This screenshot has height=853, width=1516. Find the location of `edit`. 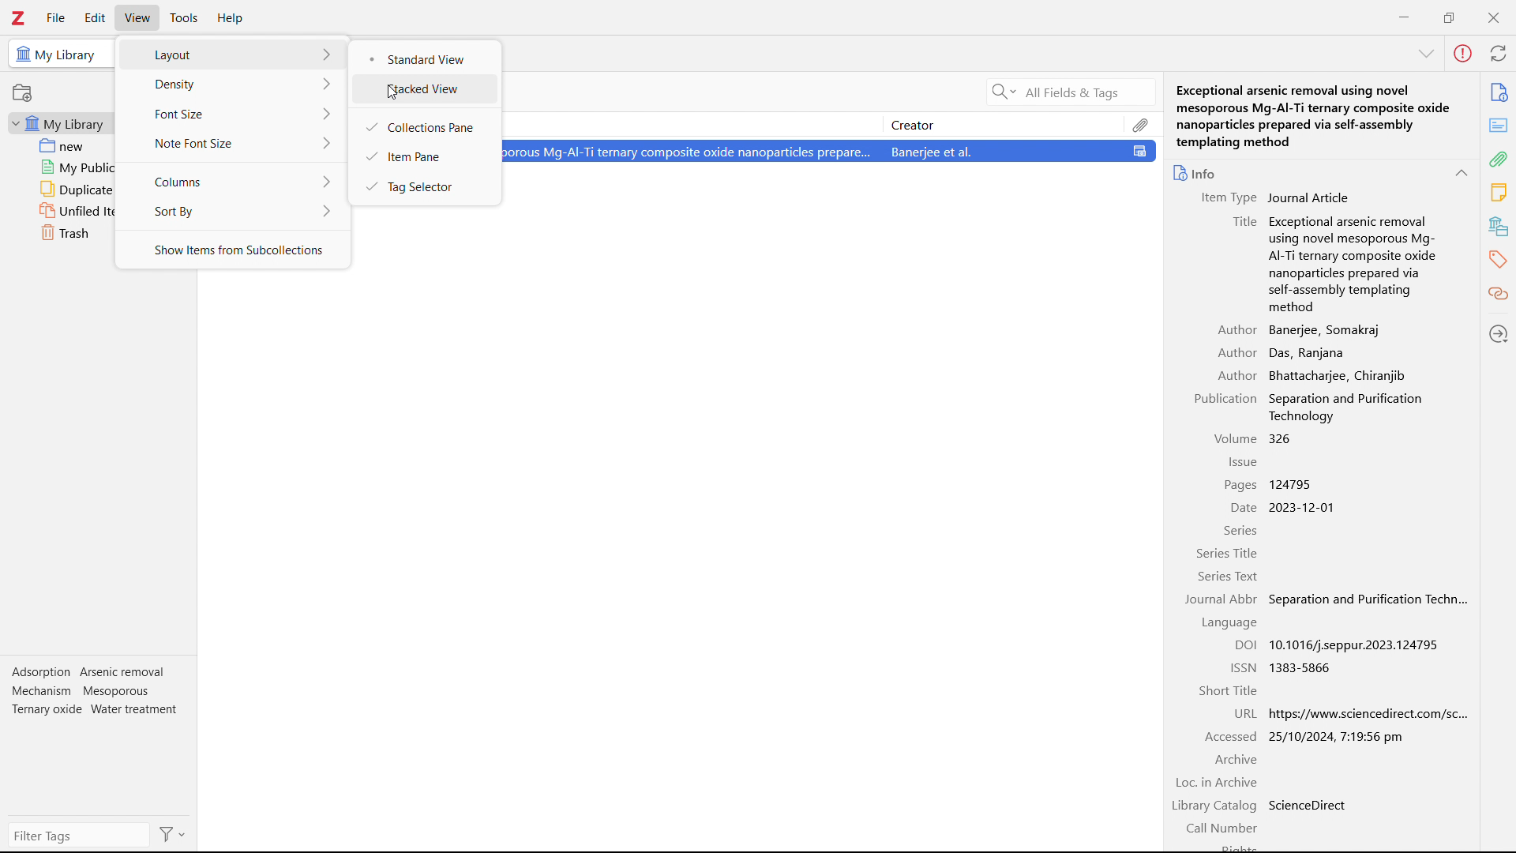

edit is located at coordinates (95, 19).